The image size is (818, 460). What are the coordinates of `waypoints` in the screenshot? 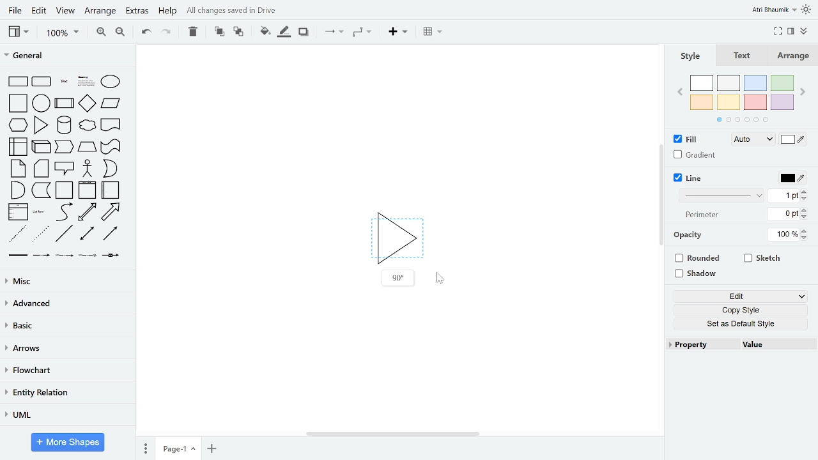 It's located at (361, 33).